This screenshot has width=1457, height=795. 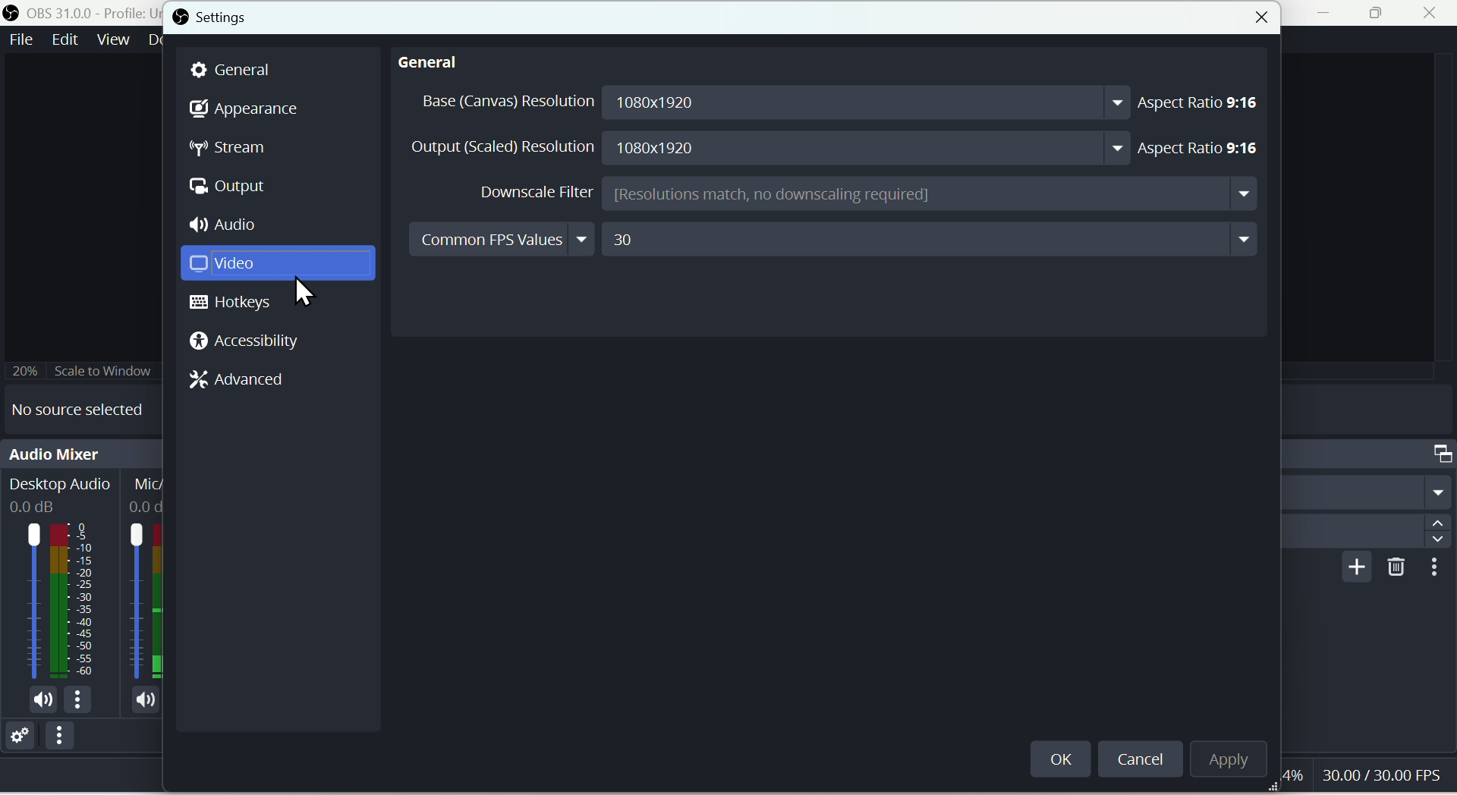 I want to click on cursor, so click(x=304, y=289).